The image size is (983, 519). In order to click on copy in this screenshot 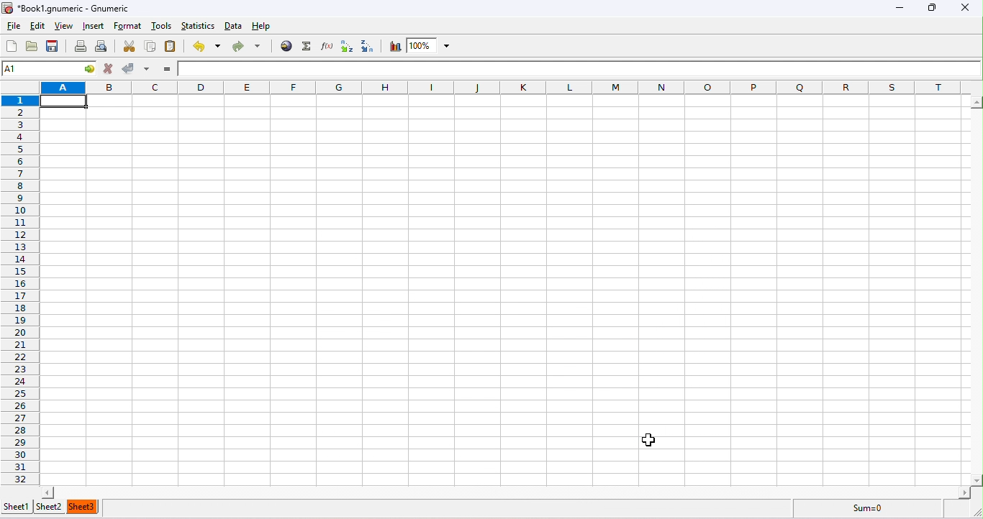, I will do `click(148, 47)`.